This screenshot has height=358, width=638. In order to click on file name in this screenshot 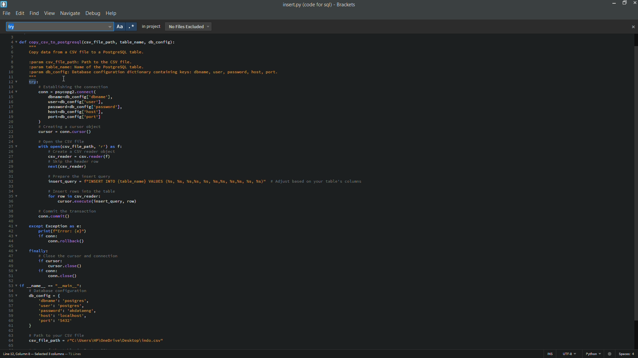, I will do `click(306, 5)`.